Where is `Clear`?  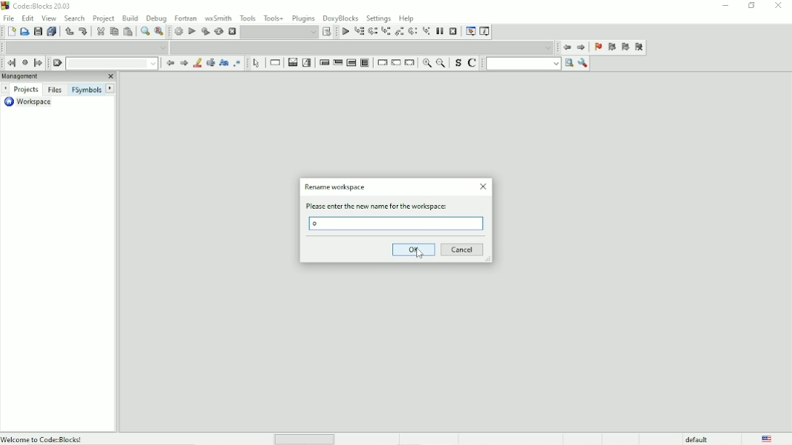
Clear is located at coordinates (57, 63).